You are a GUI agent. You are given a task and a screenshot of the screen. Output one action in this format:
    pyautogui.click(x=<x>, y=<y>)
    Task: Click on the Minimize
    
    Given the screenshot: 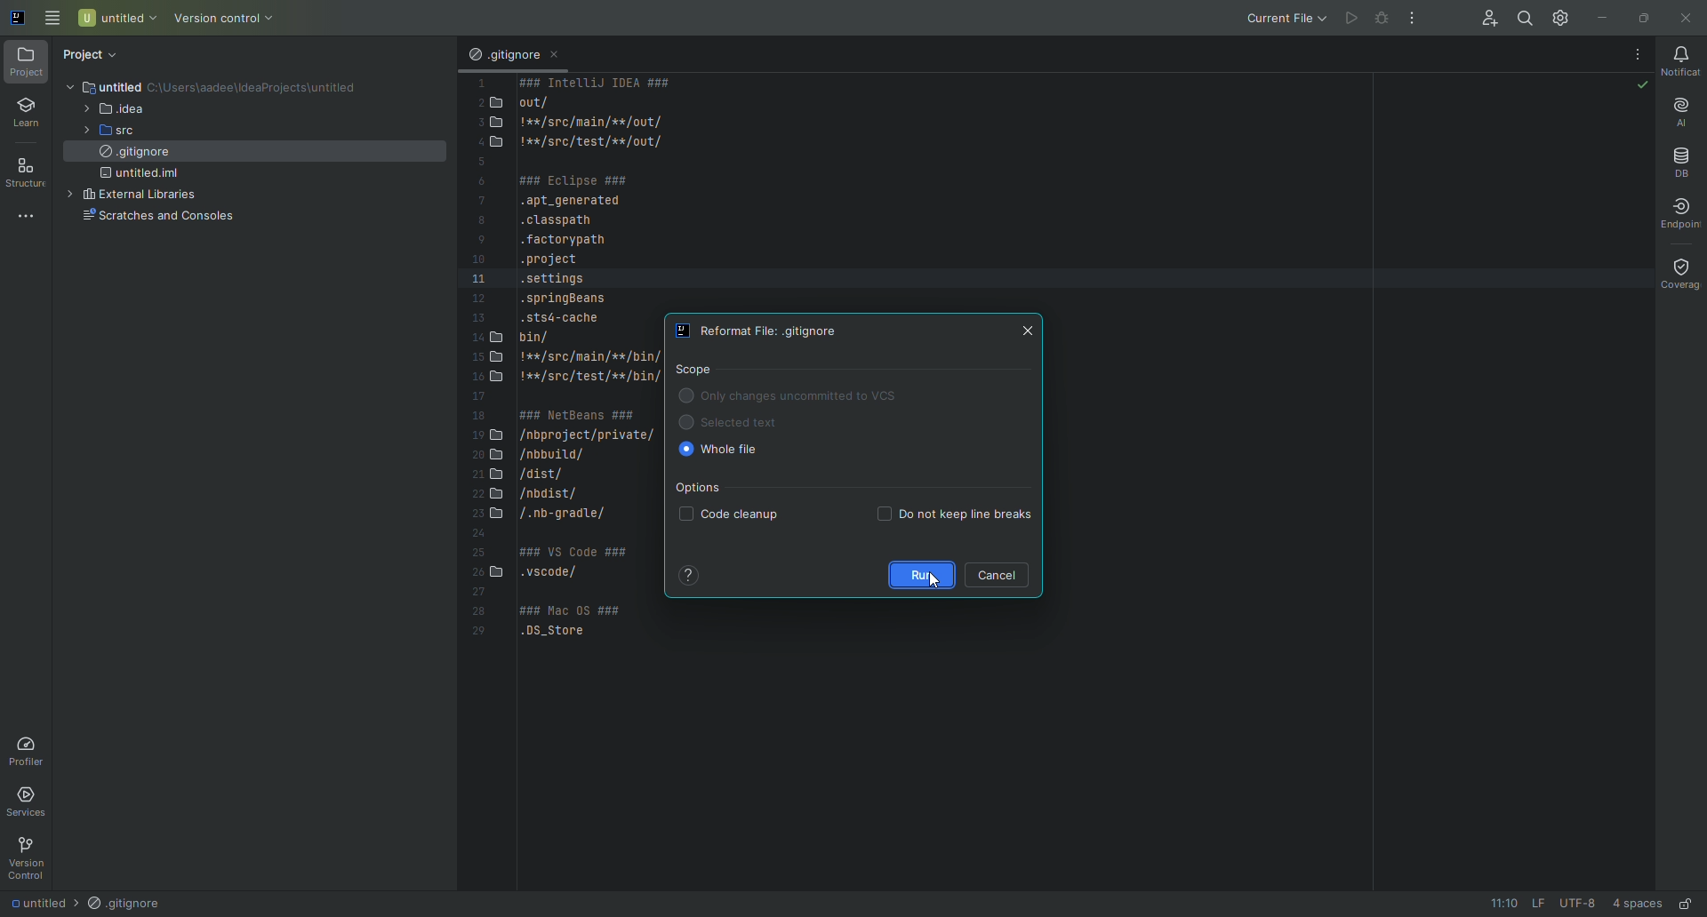 What is the action you would take?
    pyautogui.click(x=1601, y=17)
    